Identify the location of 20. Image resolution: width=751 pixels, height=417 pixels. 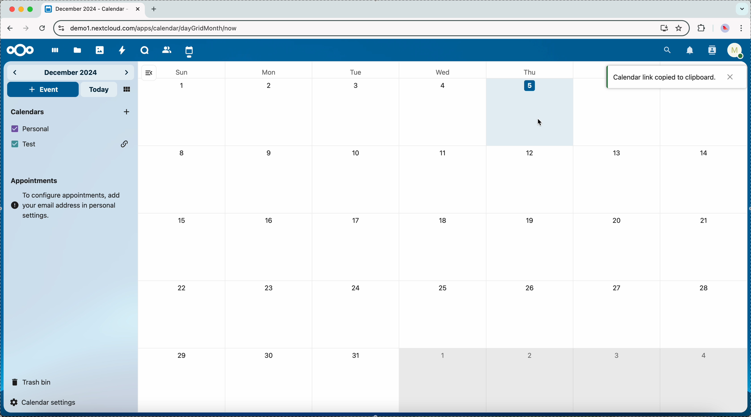
(617, 220).